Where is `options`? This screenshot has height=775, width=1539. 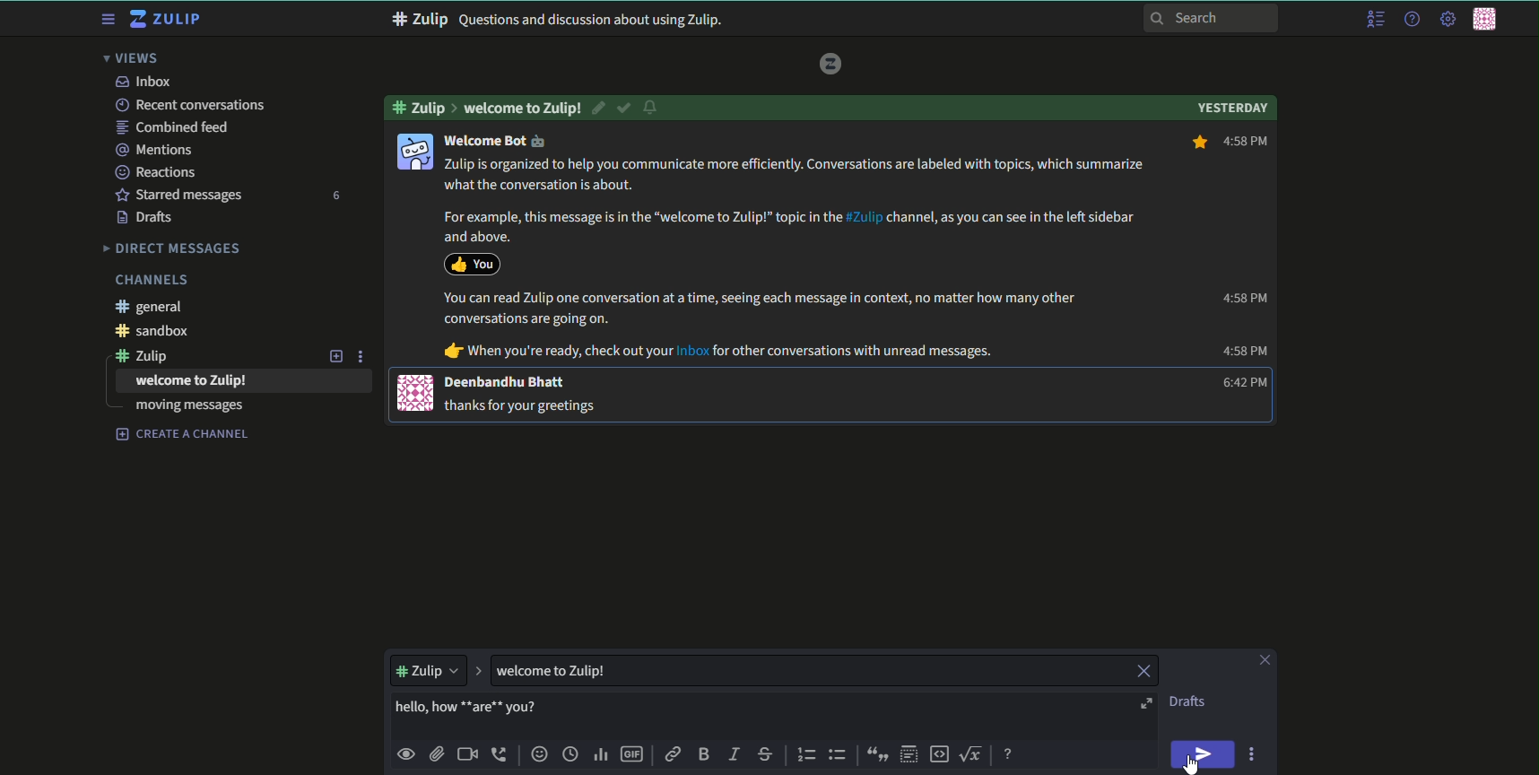
options is located at coordinates (363, 355).